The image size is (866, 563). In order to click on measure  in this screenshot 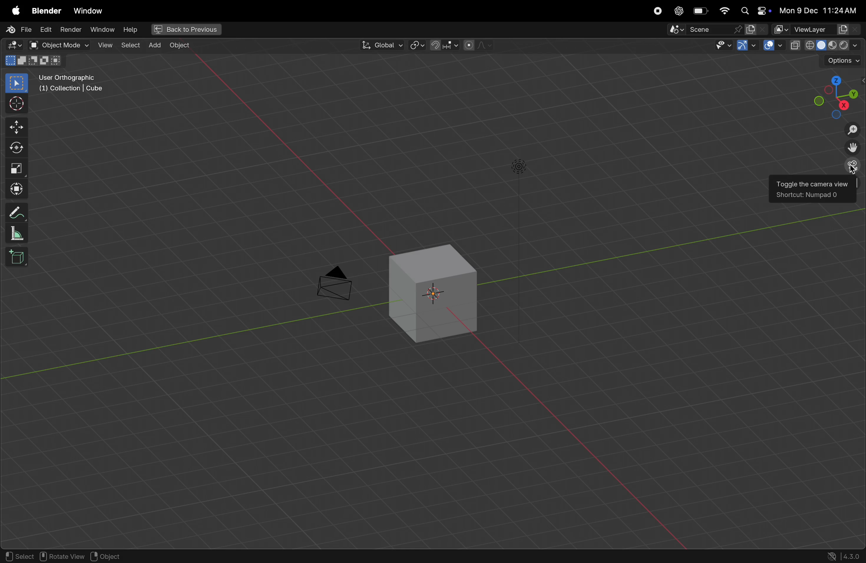, I will do `click(18, 235)`.